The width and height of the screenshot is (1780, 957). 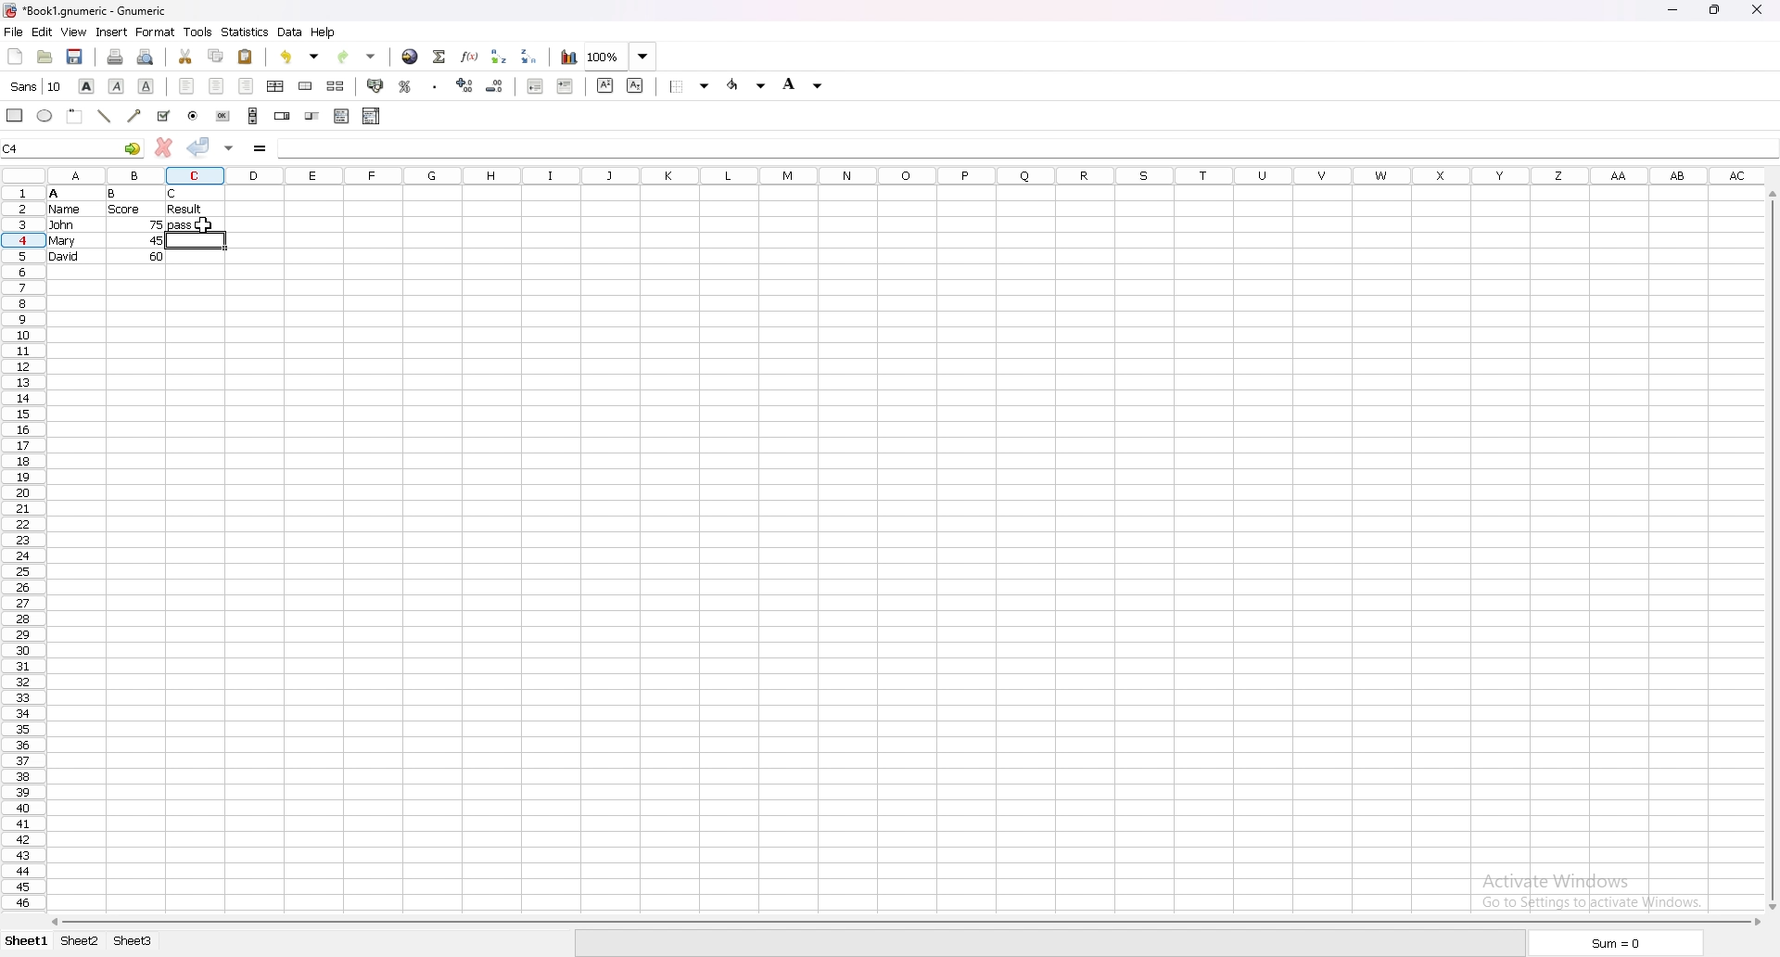 I want to click on redo, so click(x=357, y=57).